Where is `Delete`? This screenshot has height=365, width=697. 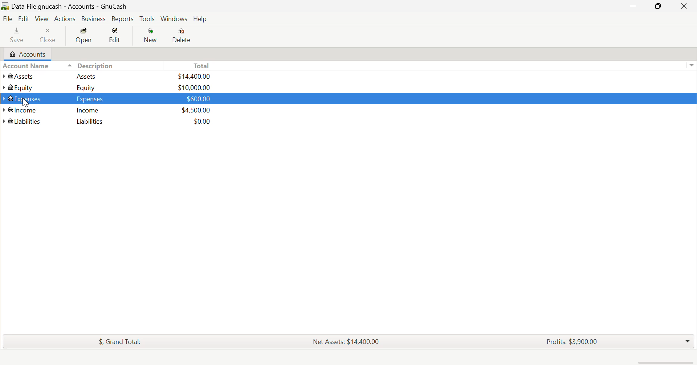 Delete is located at coordinates (184, 36).